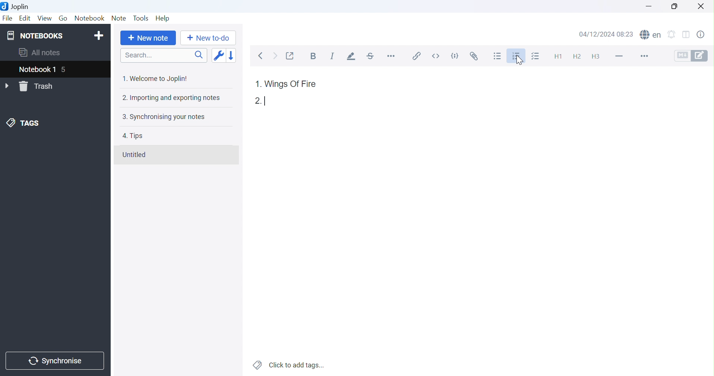 The width and height of the screenshot is (714, 376). Describe the element at coordinates (650, 6) in the screenshot. I see `Minimize` at that location.